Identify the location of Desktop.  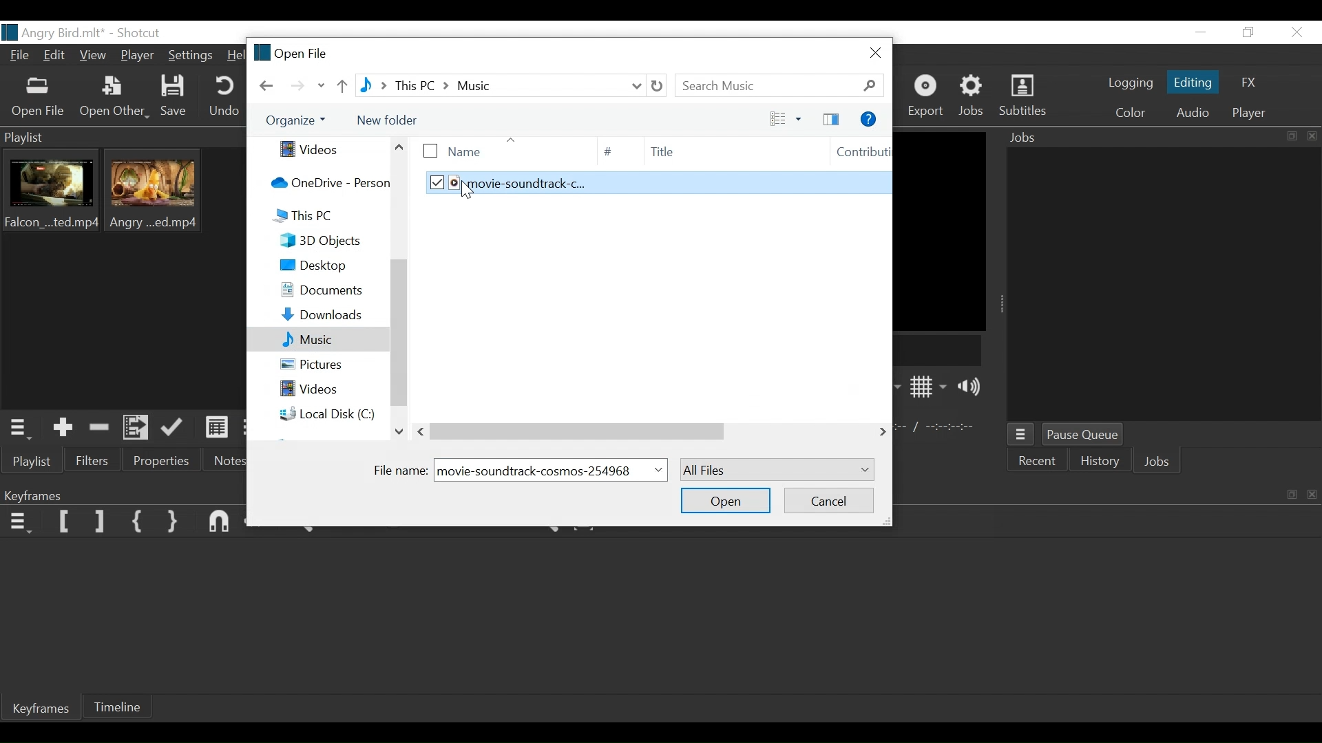
(315, 265).